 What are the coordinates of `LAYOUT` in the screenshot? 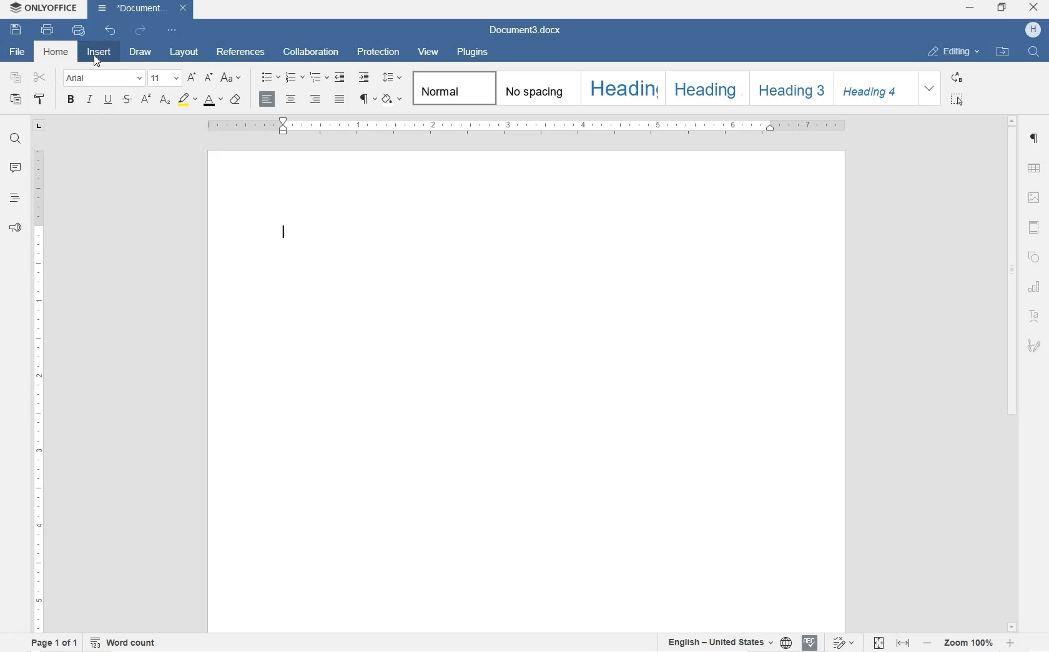 It's located at (185, 53).